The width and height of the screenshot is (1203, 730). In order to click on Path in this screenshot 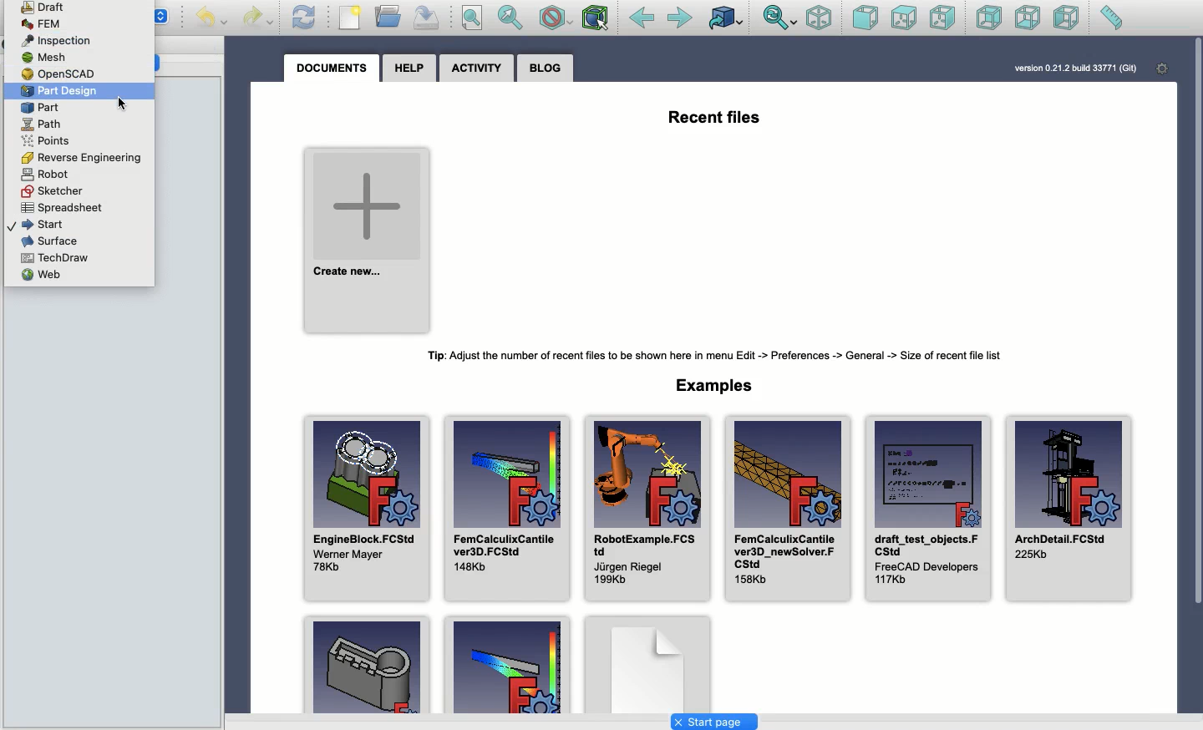, I will do `click(41, 124)`.